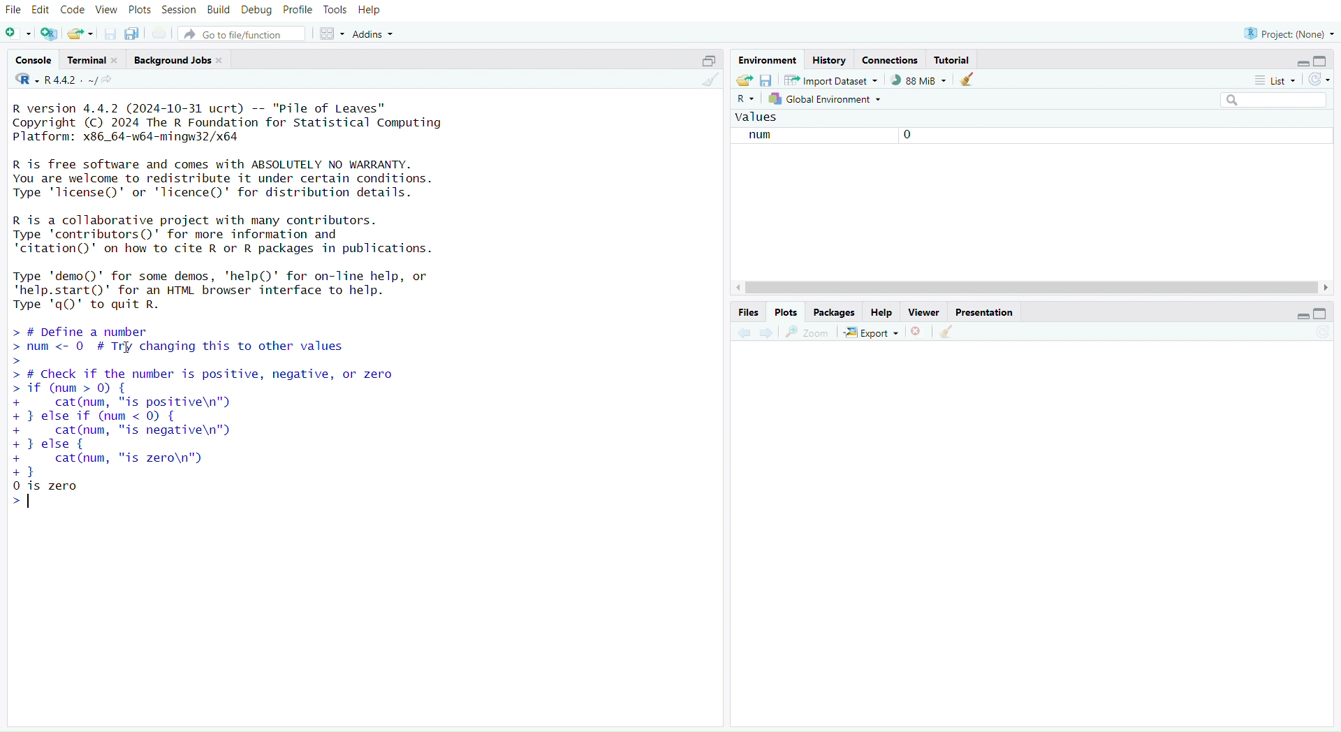 This screenshot has height=732, width=1341. I want to click on packages, so click(835, 313).